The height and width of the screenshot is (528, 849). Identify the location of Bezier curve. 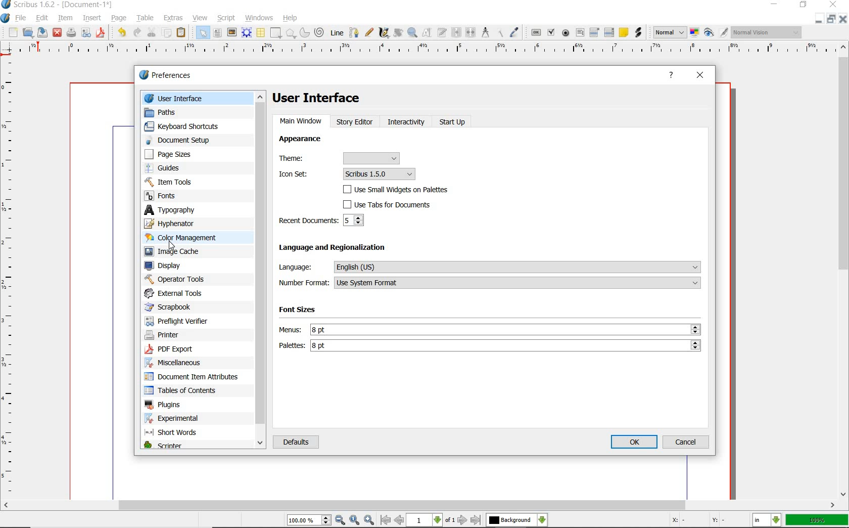
(354, 32).